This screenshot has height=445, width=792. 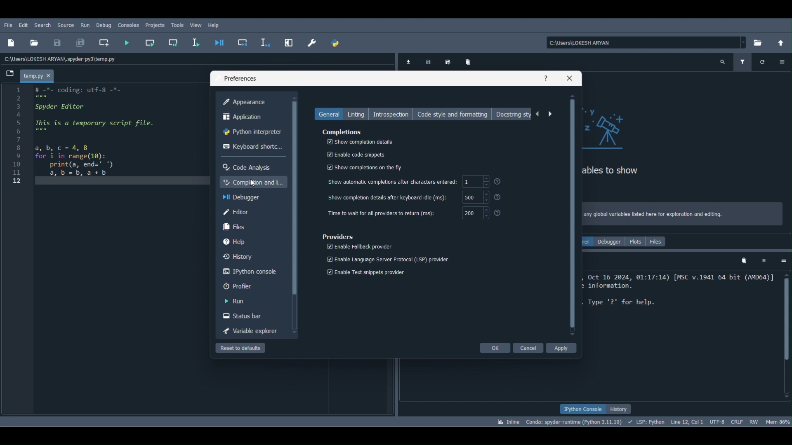 I want to click on IPython console, so click(x=249, y=272).